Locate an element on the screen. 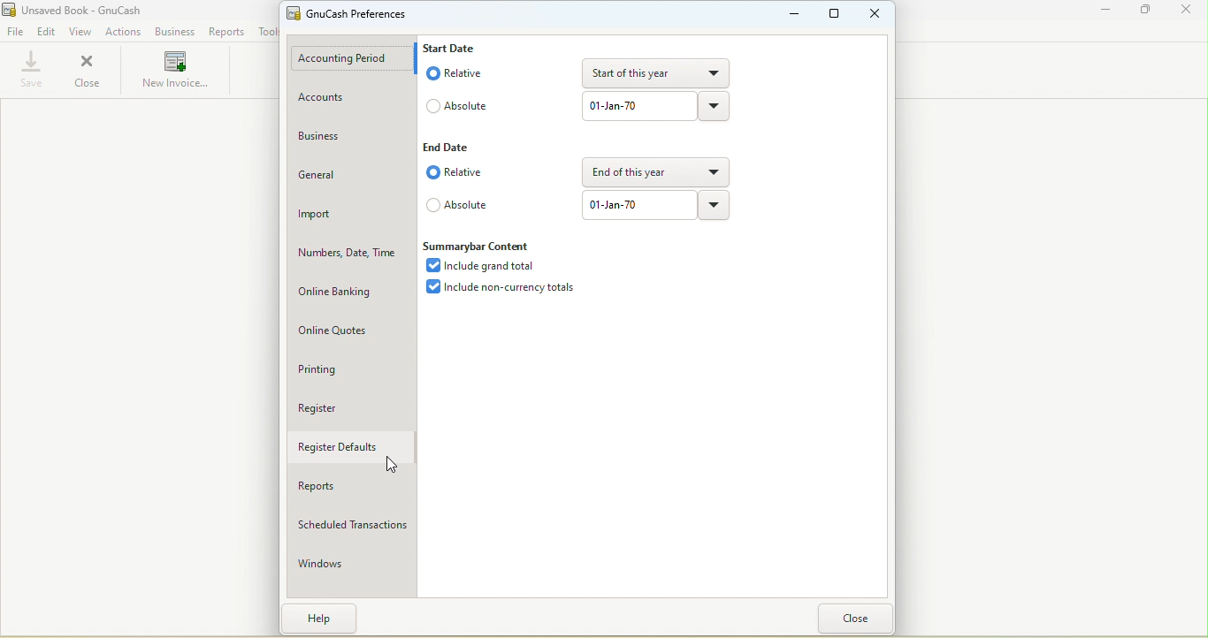  Save is located at coordinates (27, 71).